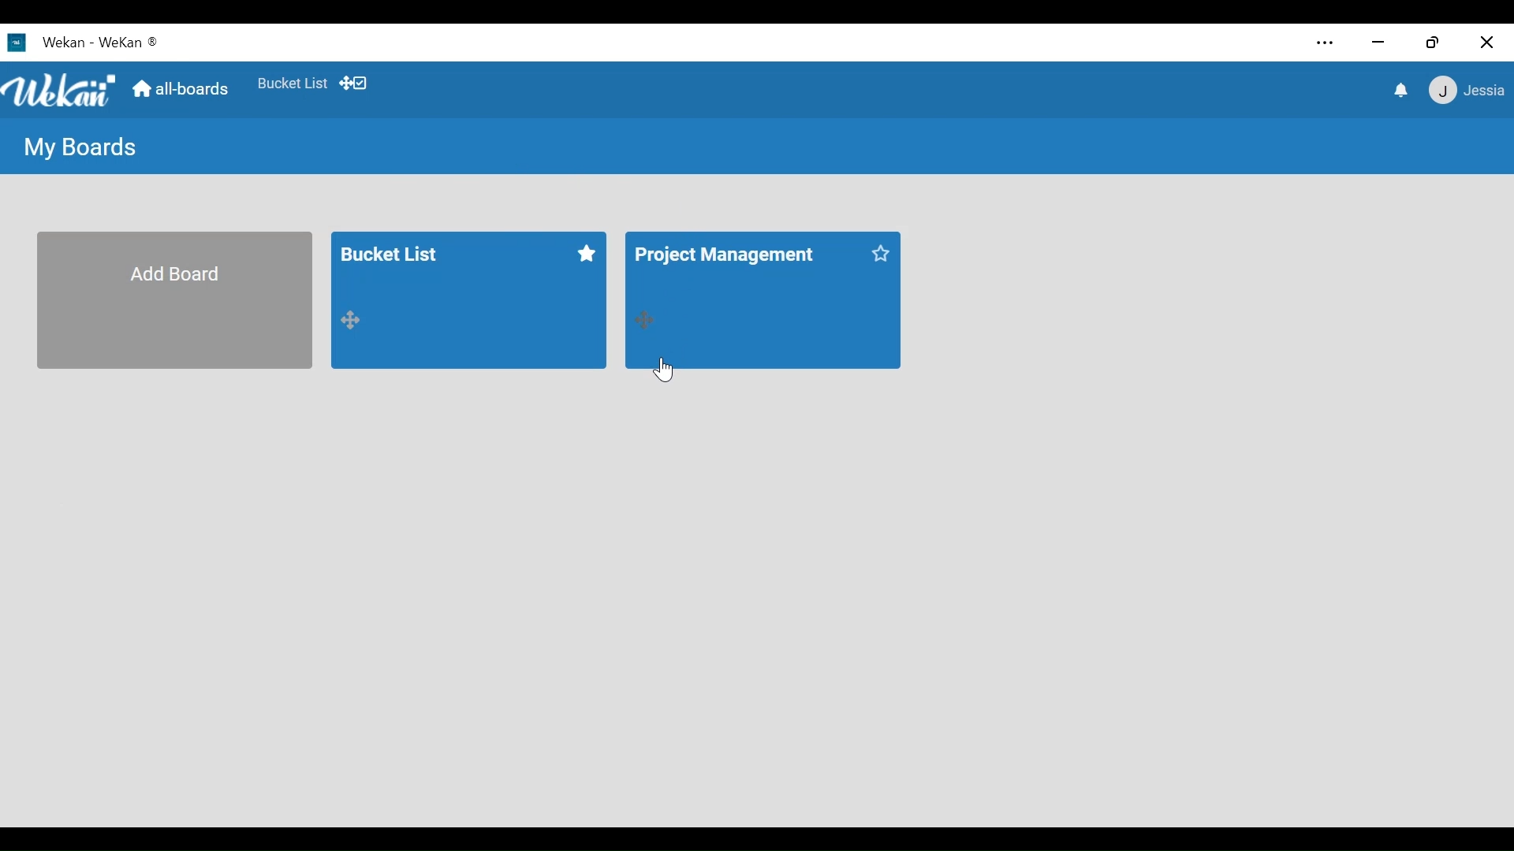 Image resolution: width=1514 pixels, height=851 pixels. Describe the element at coordinates (350, 324) in the screenshot. I see `actions` at that location.